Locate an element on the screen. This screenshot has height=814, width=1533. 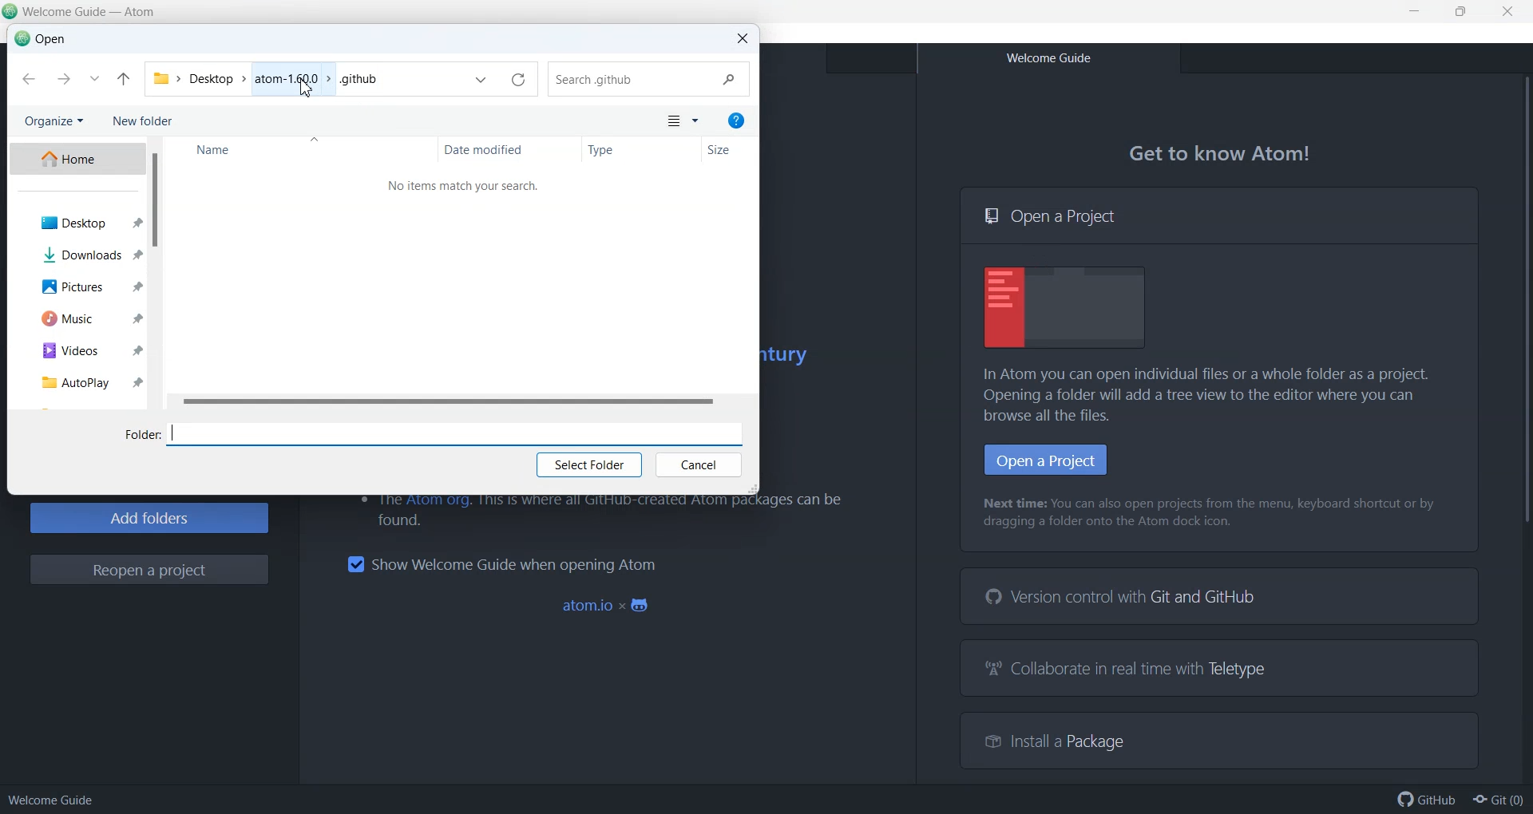
Welcome Guide is located at coordinates (1048, 58).